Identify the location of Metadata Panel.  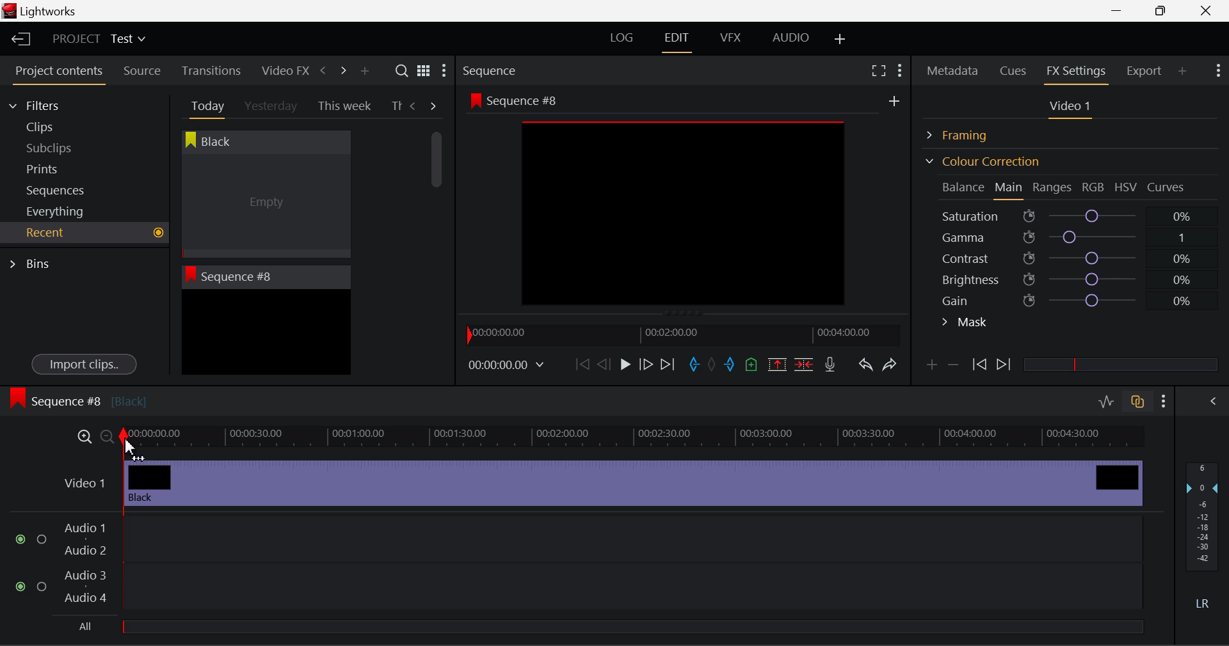
(954, 68).